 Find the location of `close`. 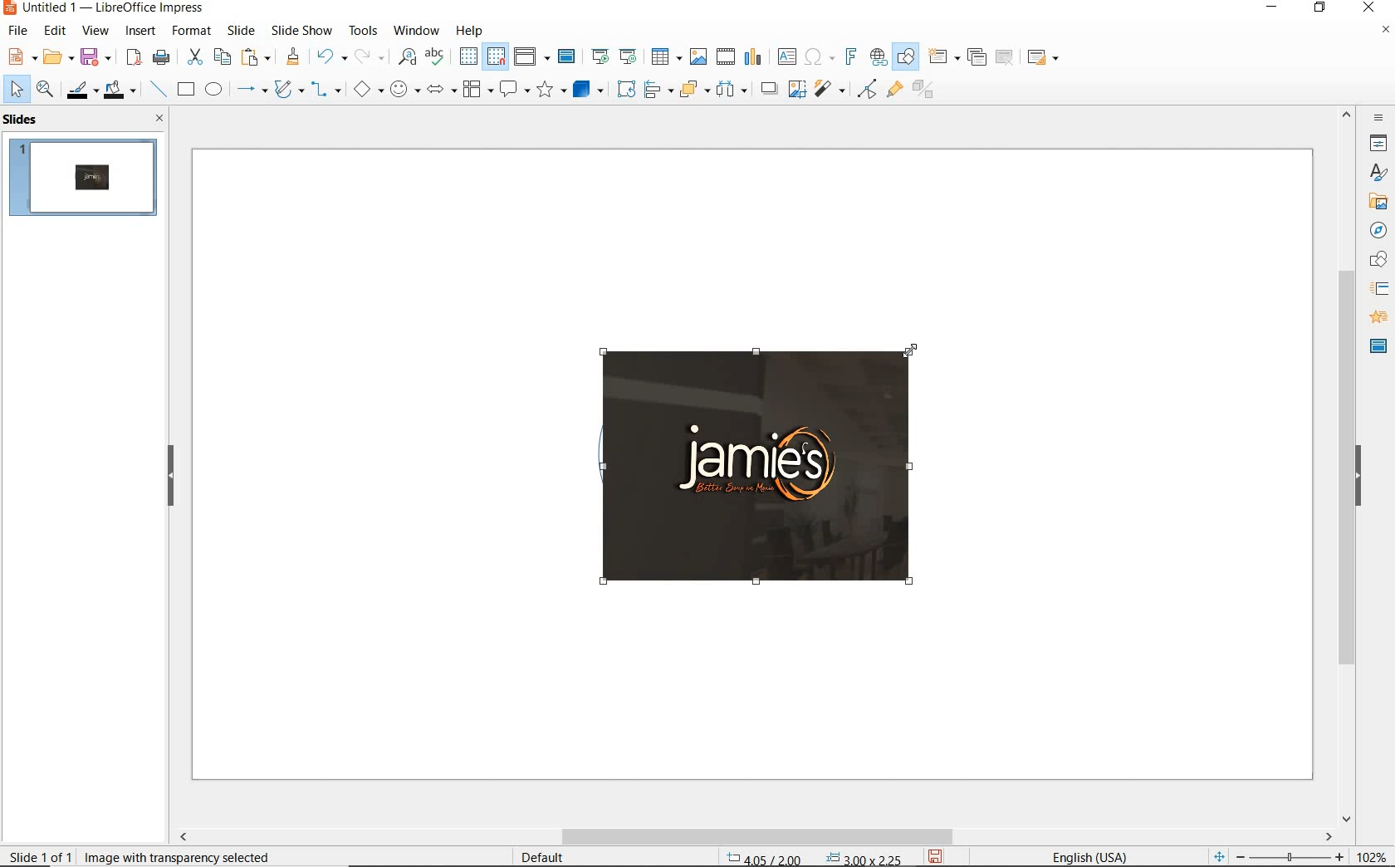

close is located at coordinates (155, 118).